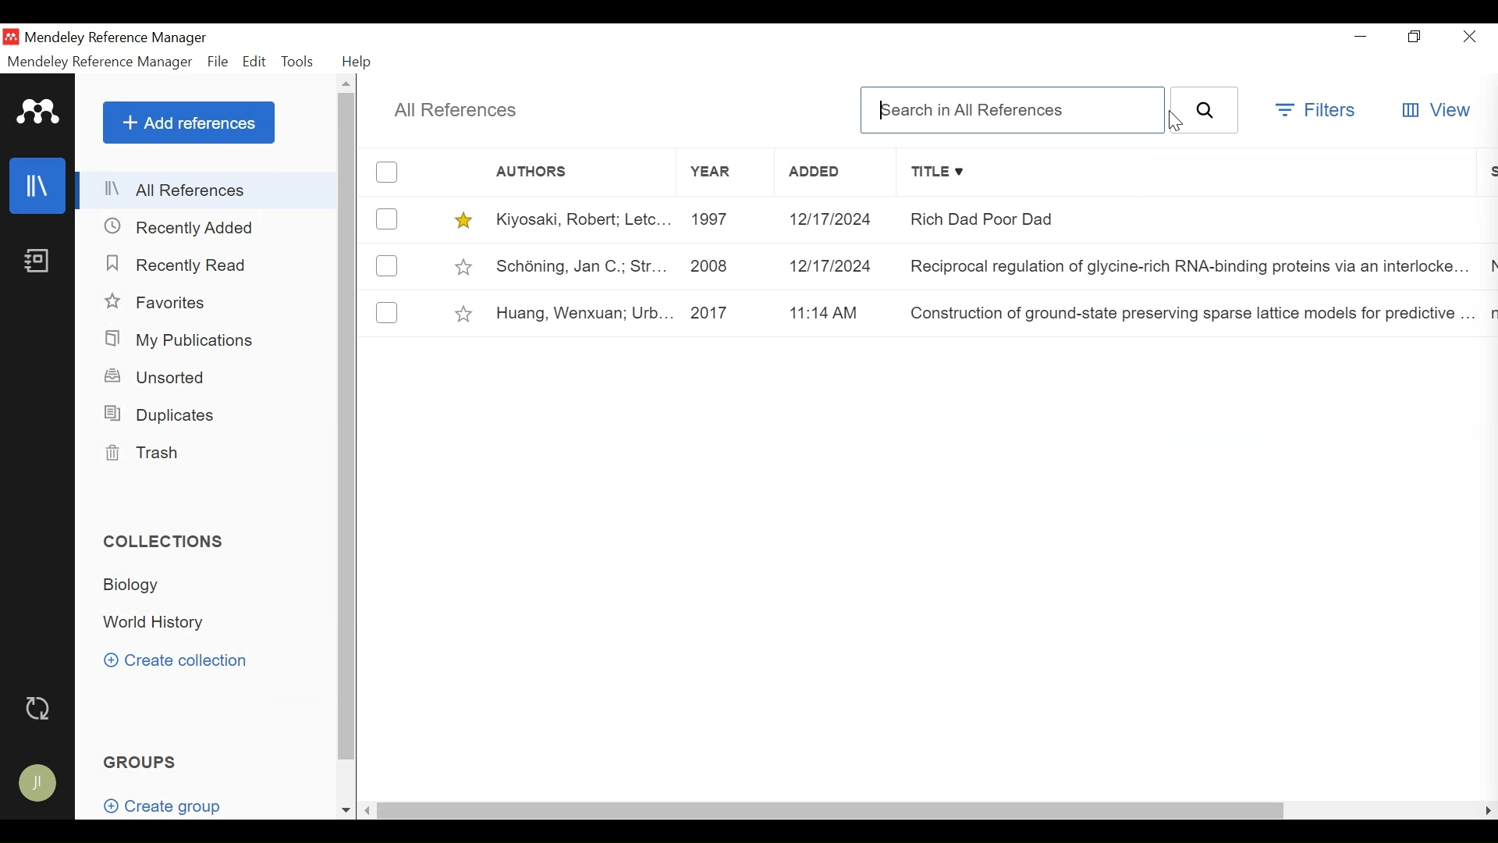  I want to click on Edit, so click(255, 61).